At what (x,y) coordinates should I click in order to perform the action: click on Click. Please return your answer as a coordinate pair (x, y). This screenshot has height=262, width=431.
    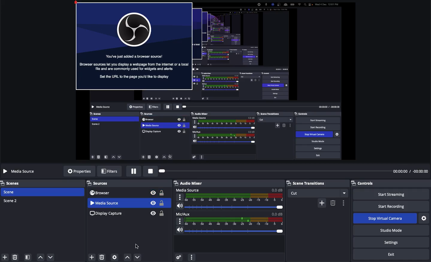
    Looking at the image, I should click on (138, 257).